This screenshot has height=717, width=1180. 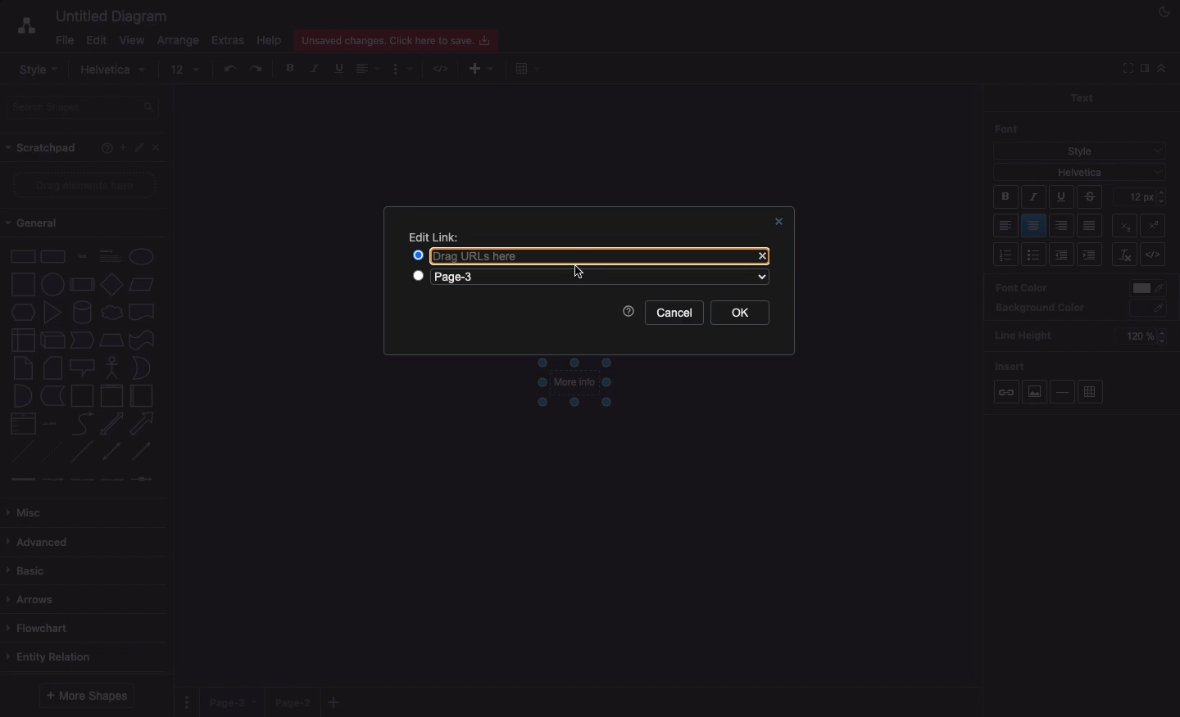 What do you see at coordinates (188, 701) in the screenshot?
I see `Options` at bounding box center [188, 701].